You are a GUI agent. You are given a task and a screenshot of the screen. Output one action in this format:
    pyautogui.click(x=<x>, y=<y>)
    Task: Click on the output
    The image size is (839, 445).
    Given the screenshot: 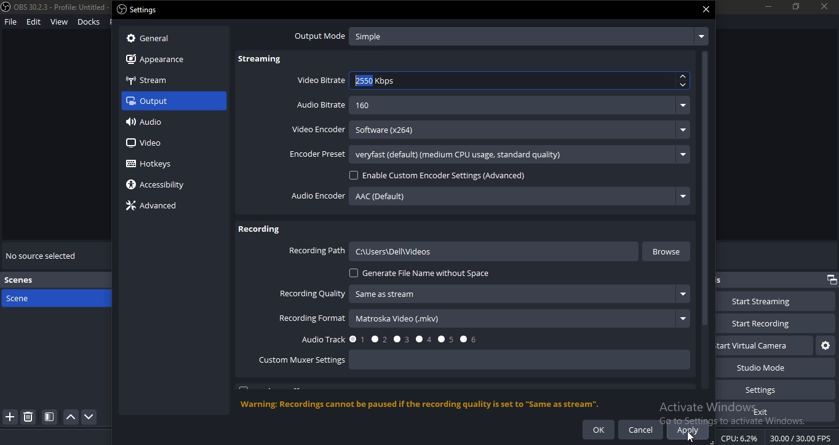 What is the action you would take?
    pyautogui.click(x=167, y=101)
    